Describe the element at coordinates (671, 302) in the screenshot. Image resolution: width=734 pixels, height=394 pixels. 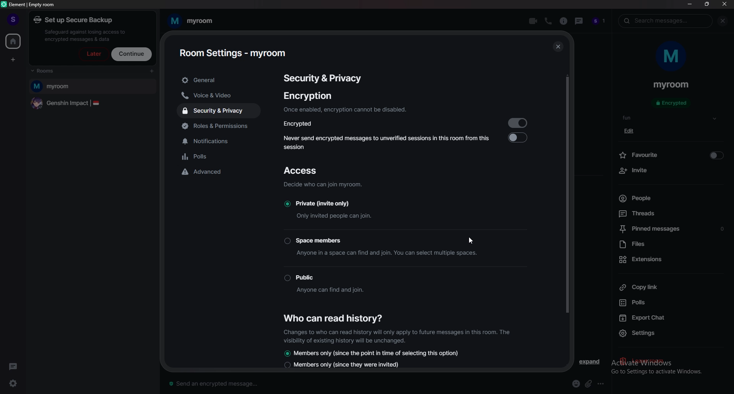
I see `polls` at that location.